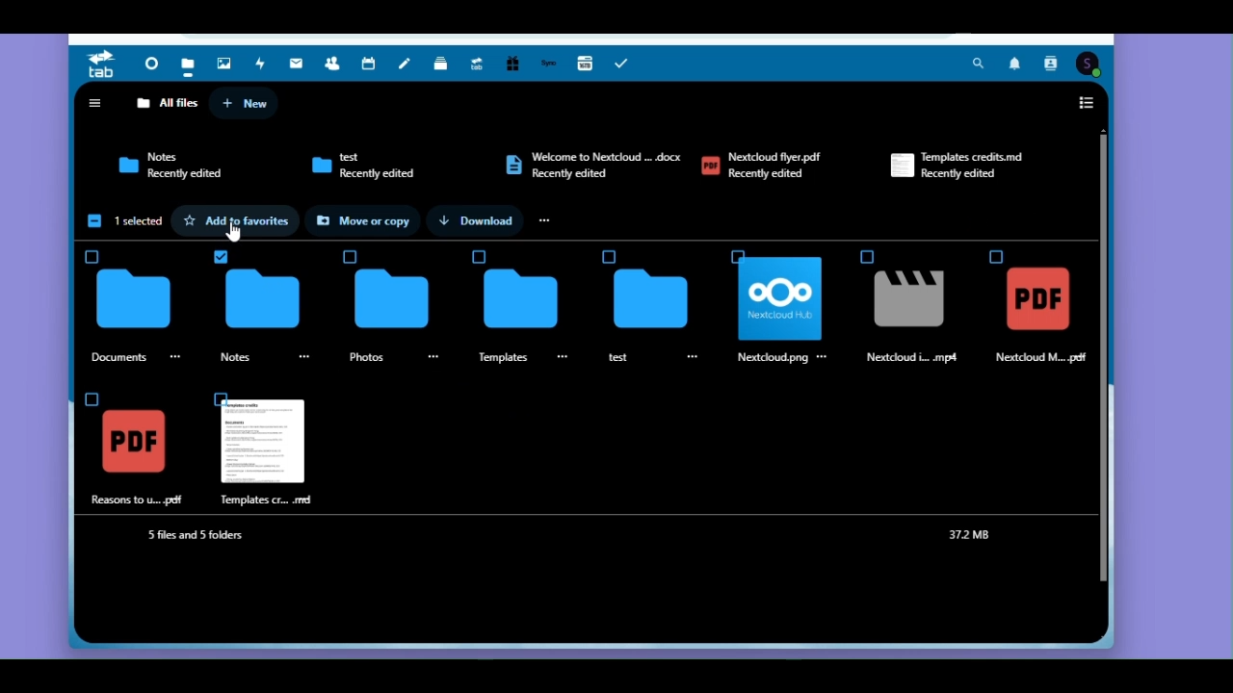  I want to click on Icon, so click(264, 299).